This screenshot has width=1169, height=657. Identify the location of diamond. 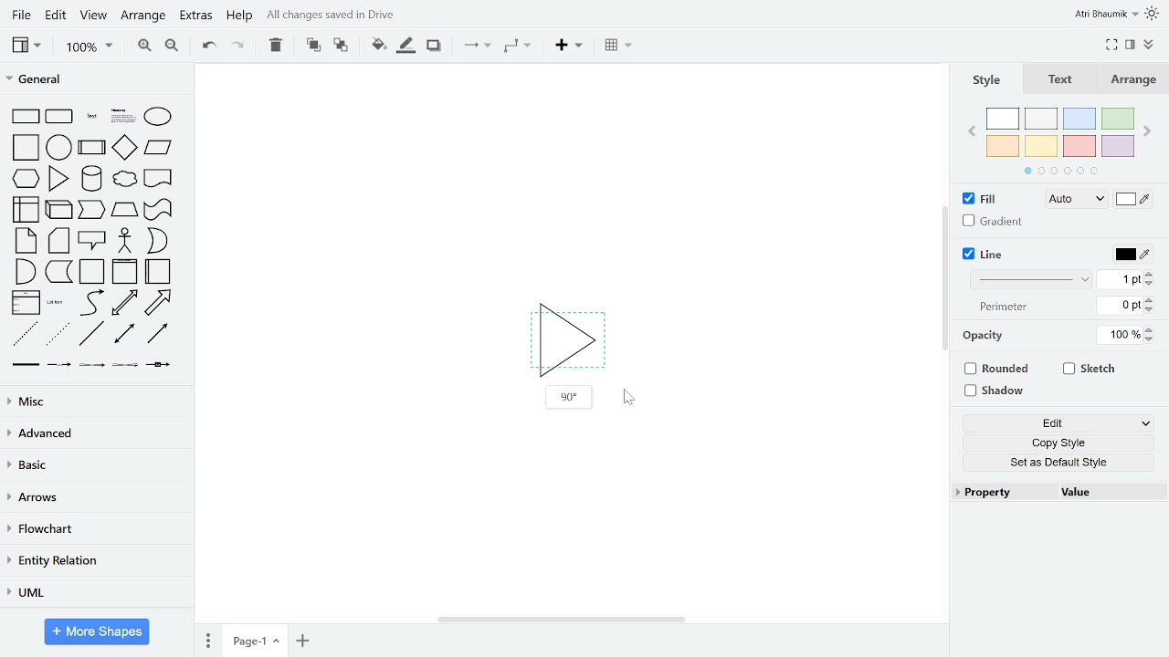
(124, 148).